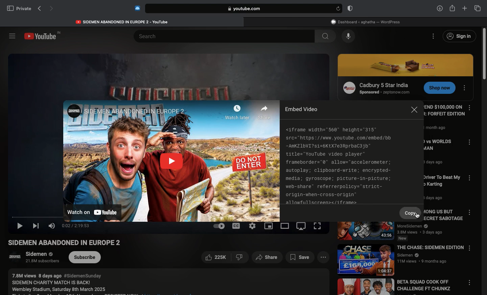  I want to click on Downlaods, so click(439, 9).